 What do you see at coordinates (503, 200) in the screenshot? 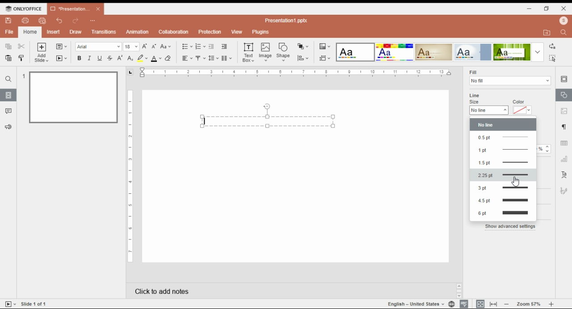
I see `4.5 pt` at bounding box center [503, 200].